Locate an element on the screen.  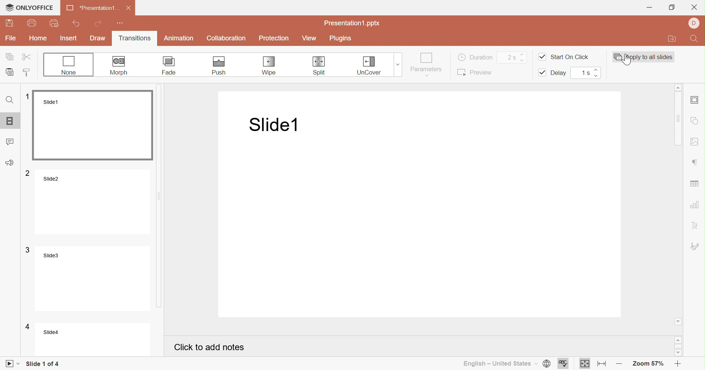
Apply to all slides is located at coordinates (642, 57).